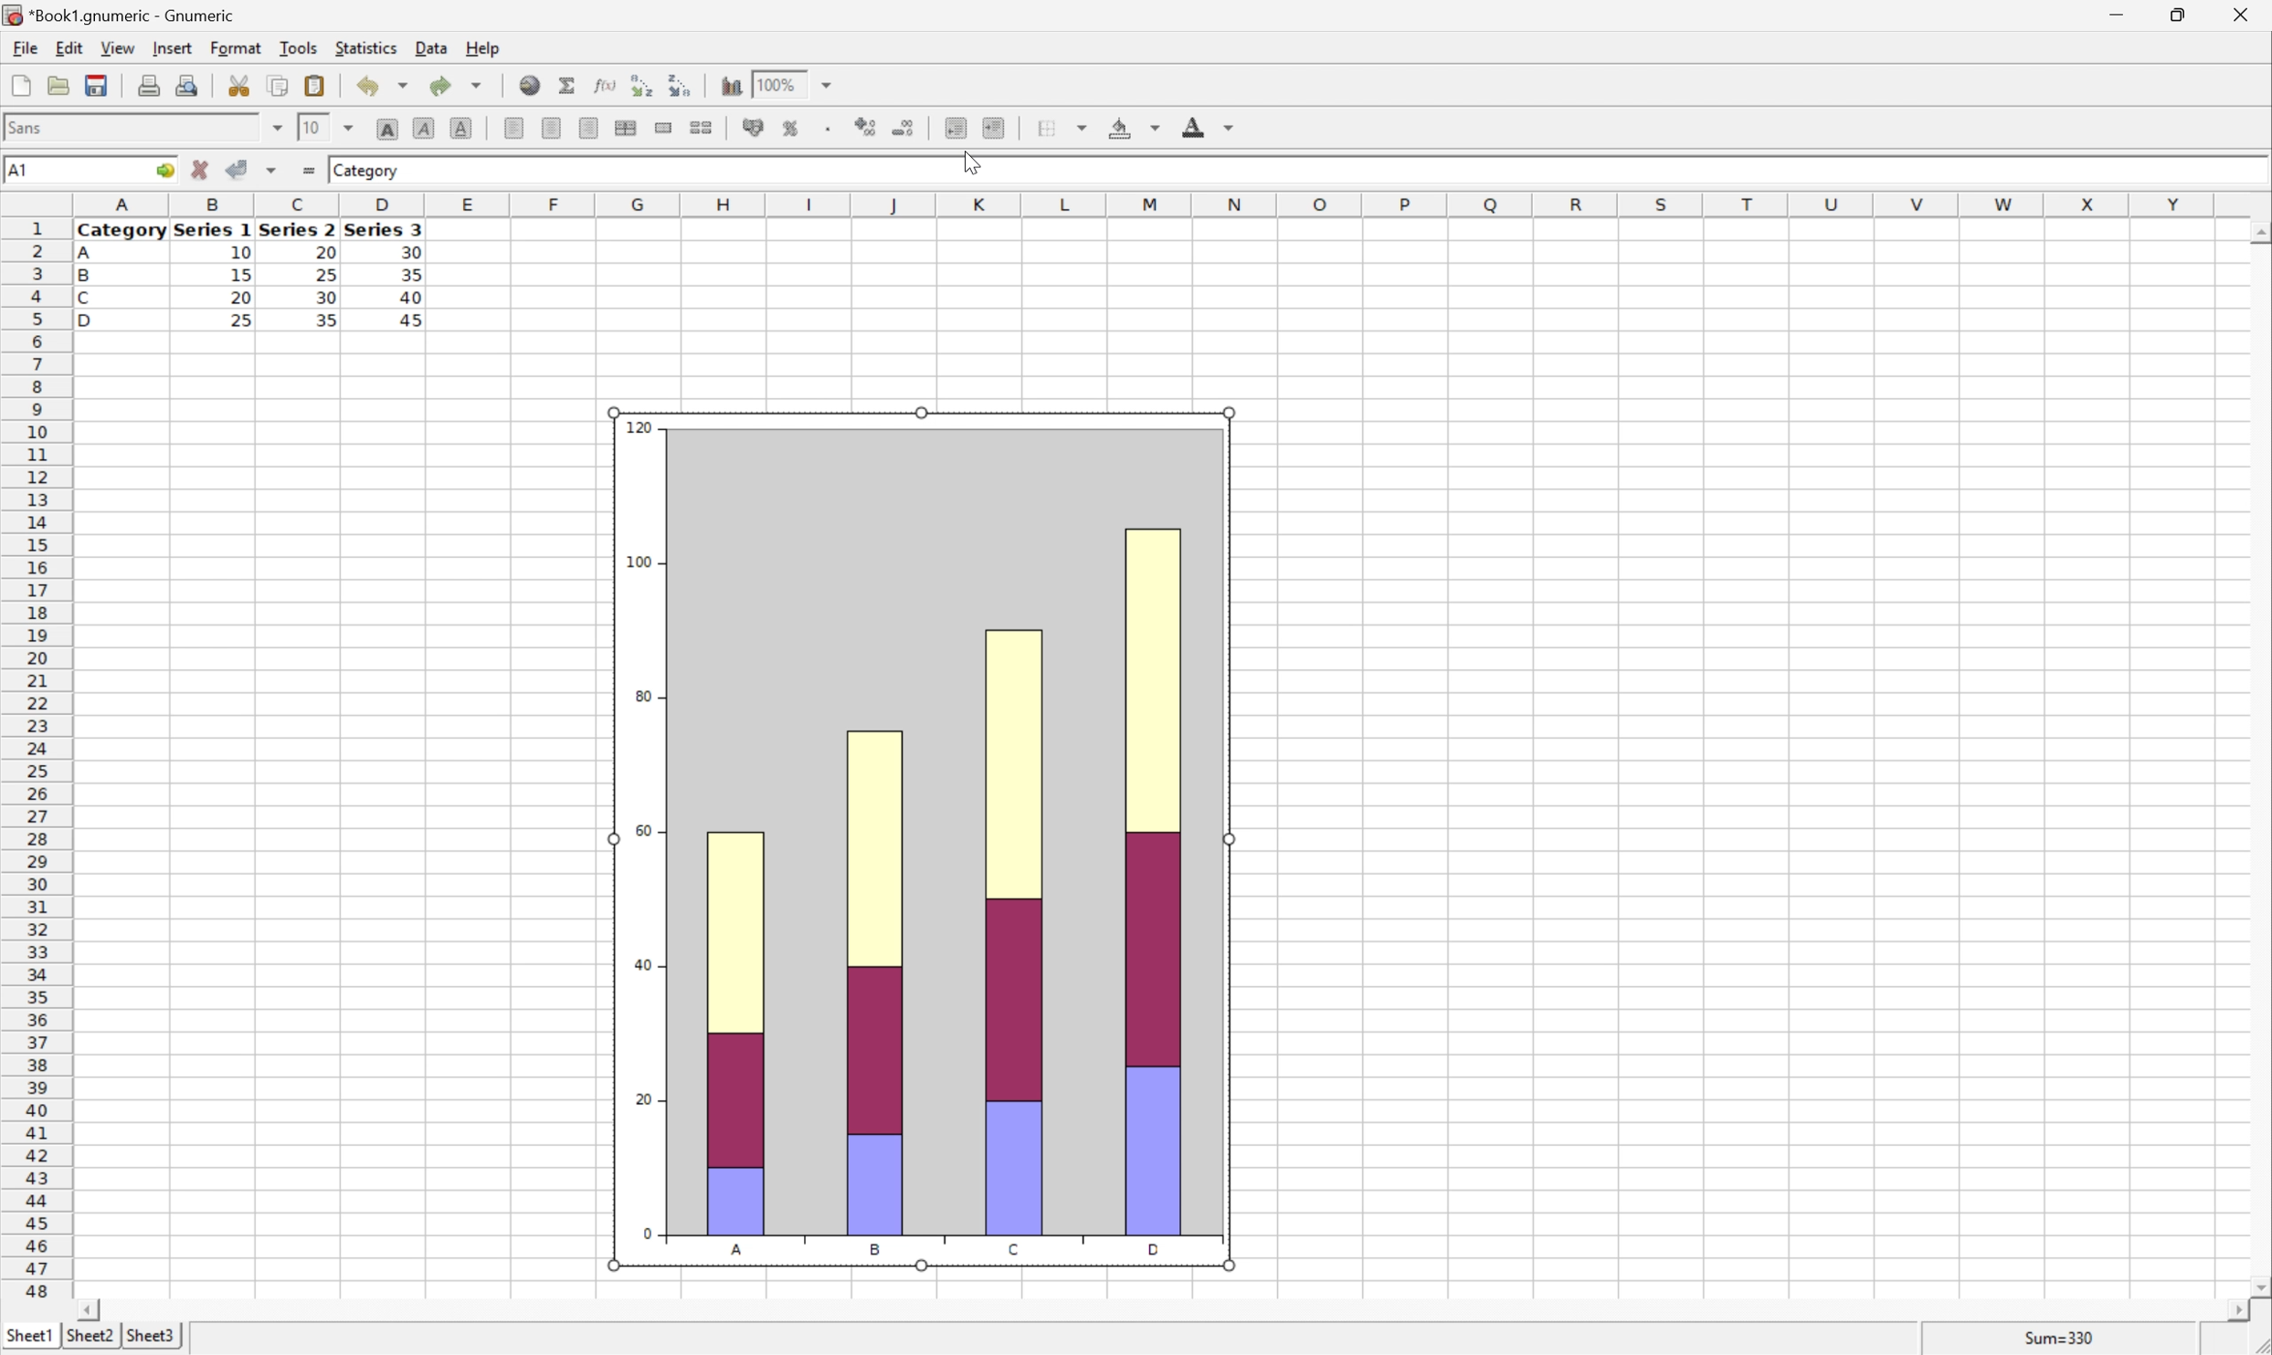  I want to click on Increase the number of decimals displayed, so click(868, 127).